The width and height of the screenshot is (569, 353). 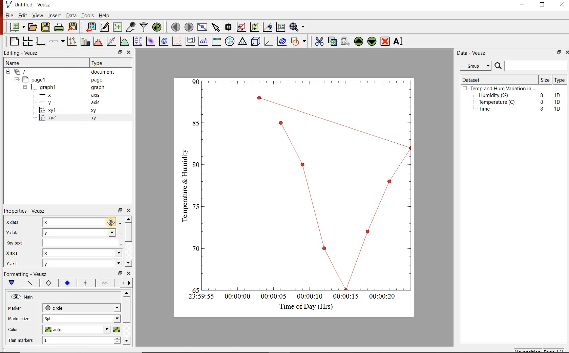 What do you see at coordinates (541, 94) in the screenshot?
I see `8` at bounding box center [541, 94].